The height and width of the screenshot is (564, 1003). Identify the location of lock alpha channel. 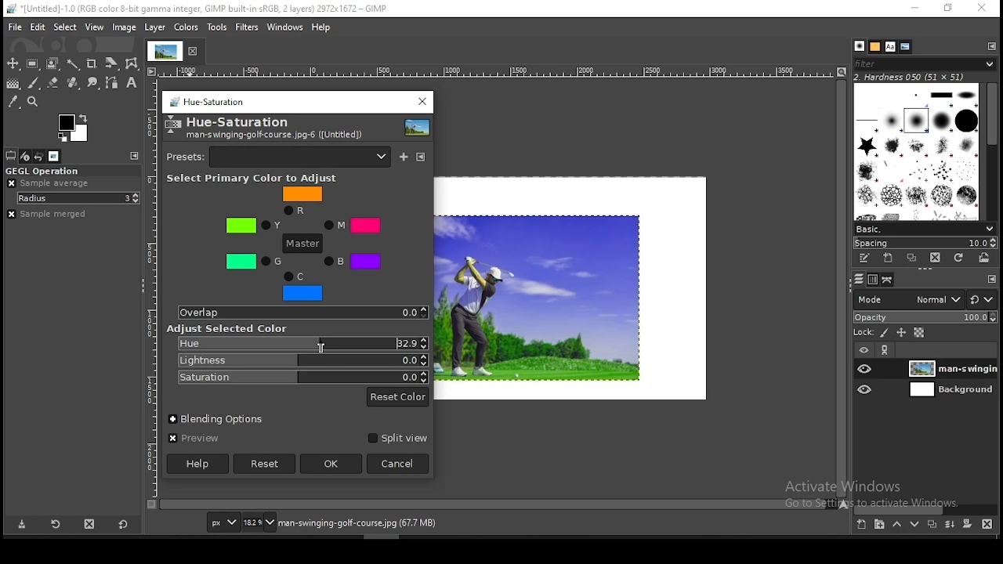
(919, 331).